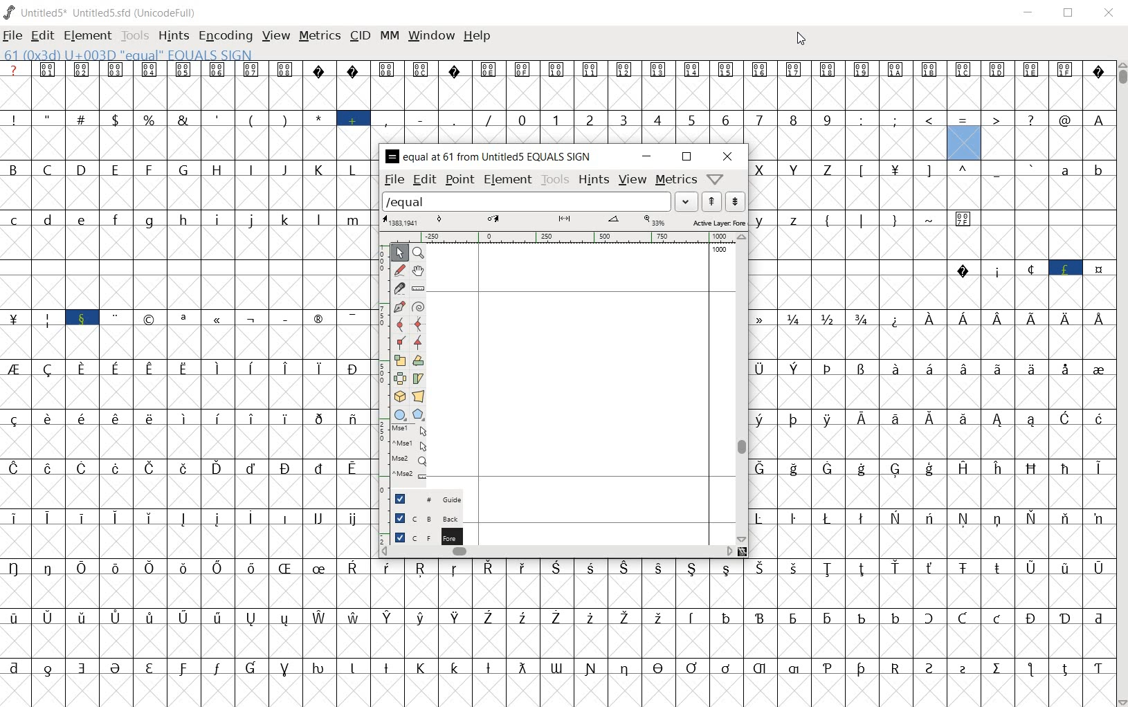  Describe the element at coordinates (539, 202) in the screenshot. I see `load word list` at that location.